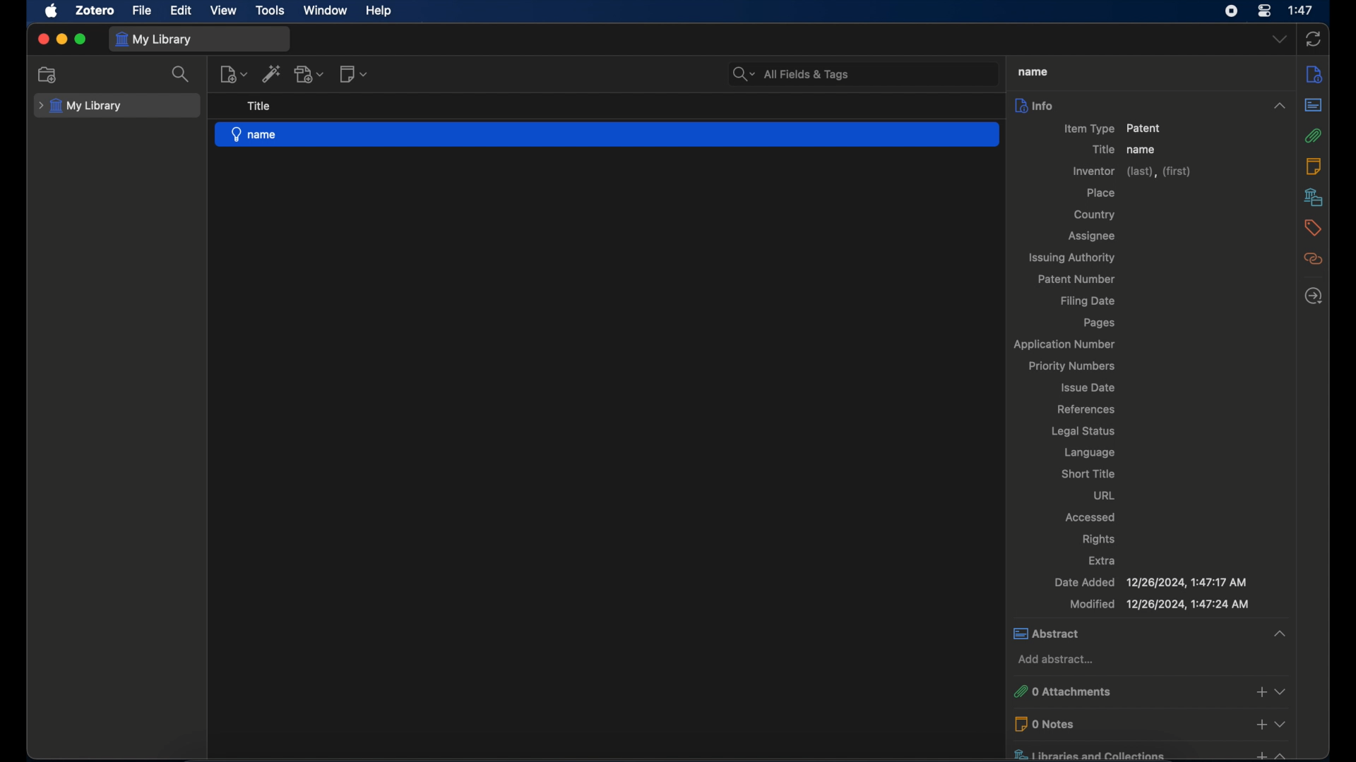 This screenshot has height=762, width=1356. I want to click on 0 attachments, so click(1112, 688).